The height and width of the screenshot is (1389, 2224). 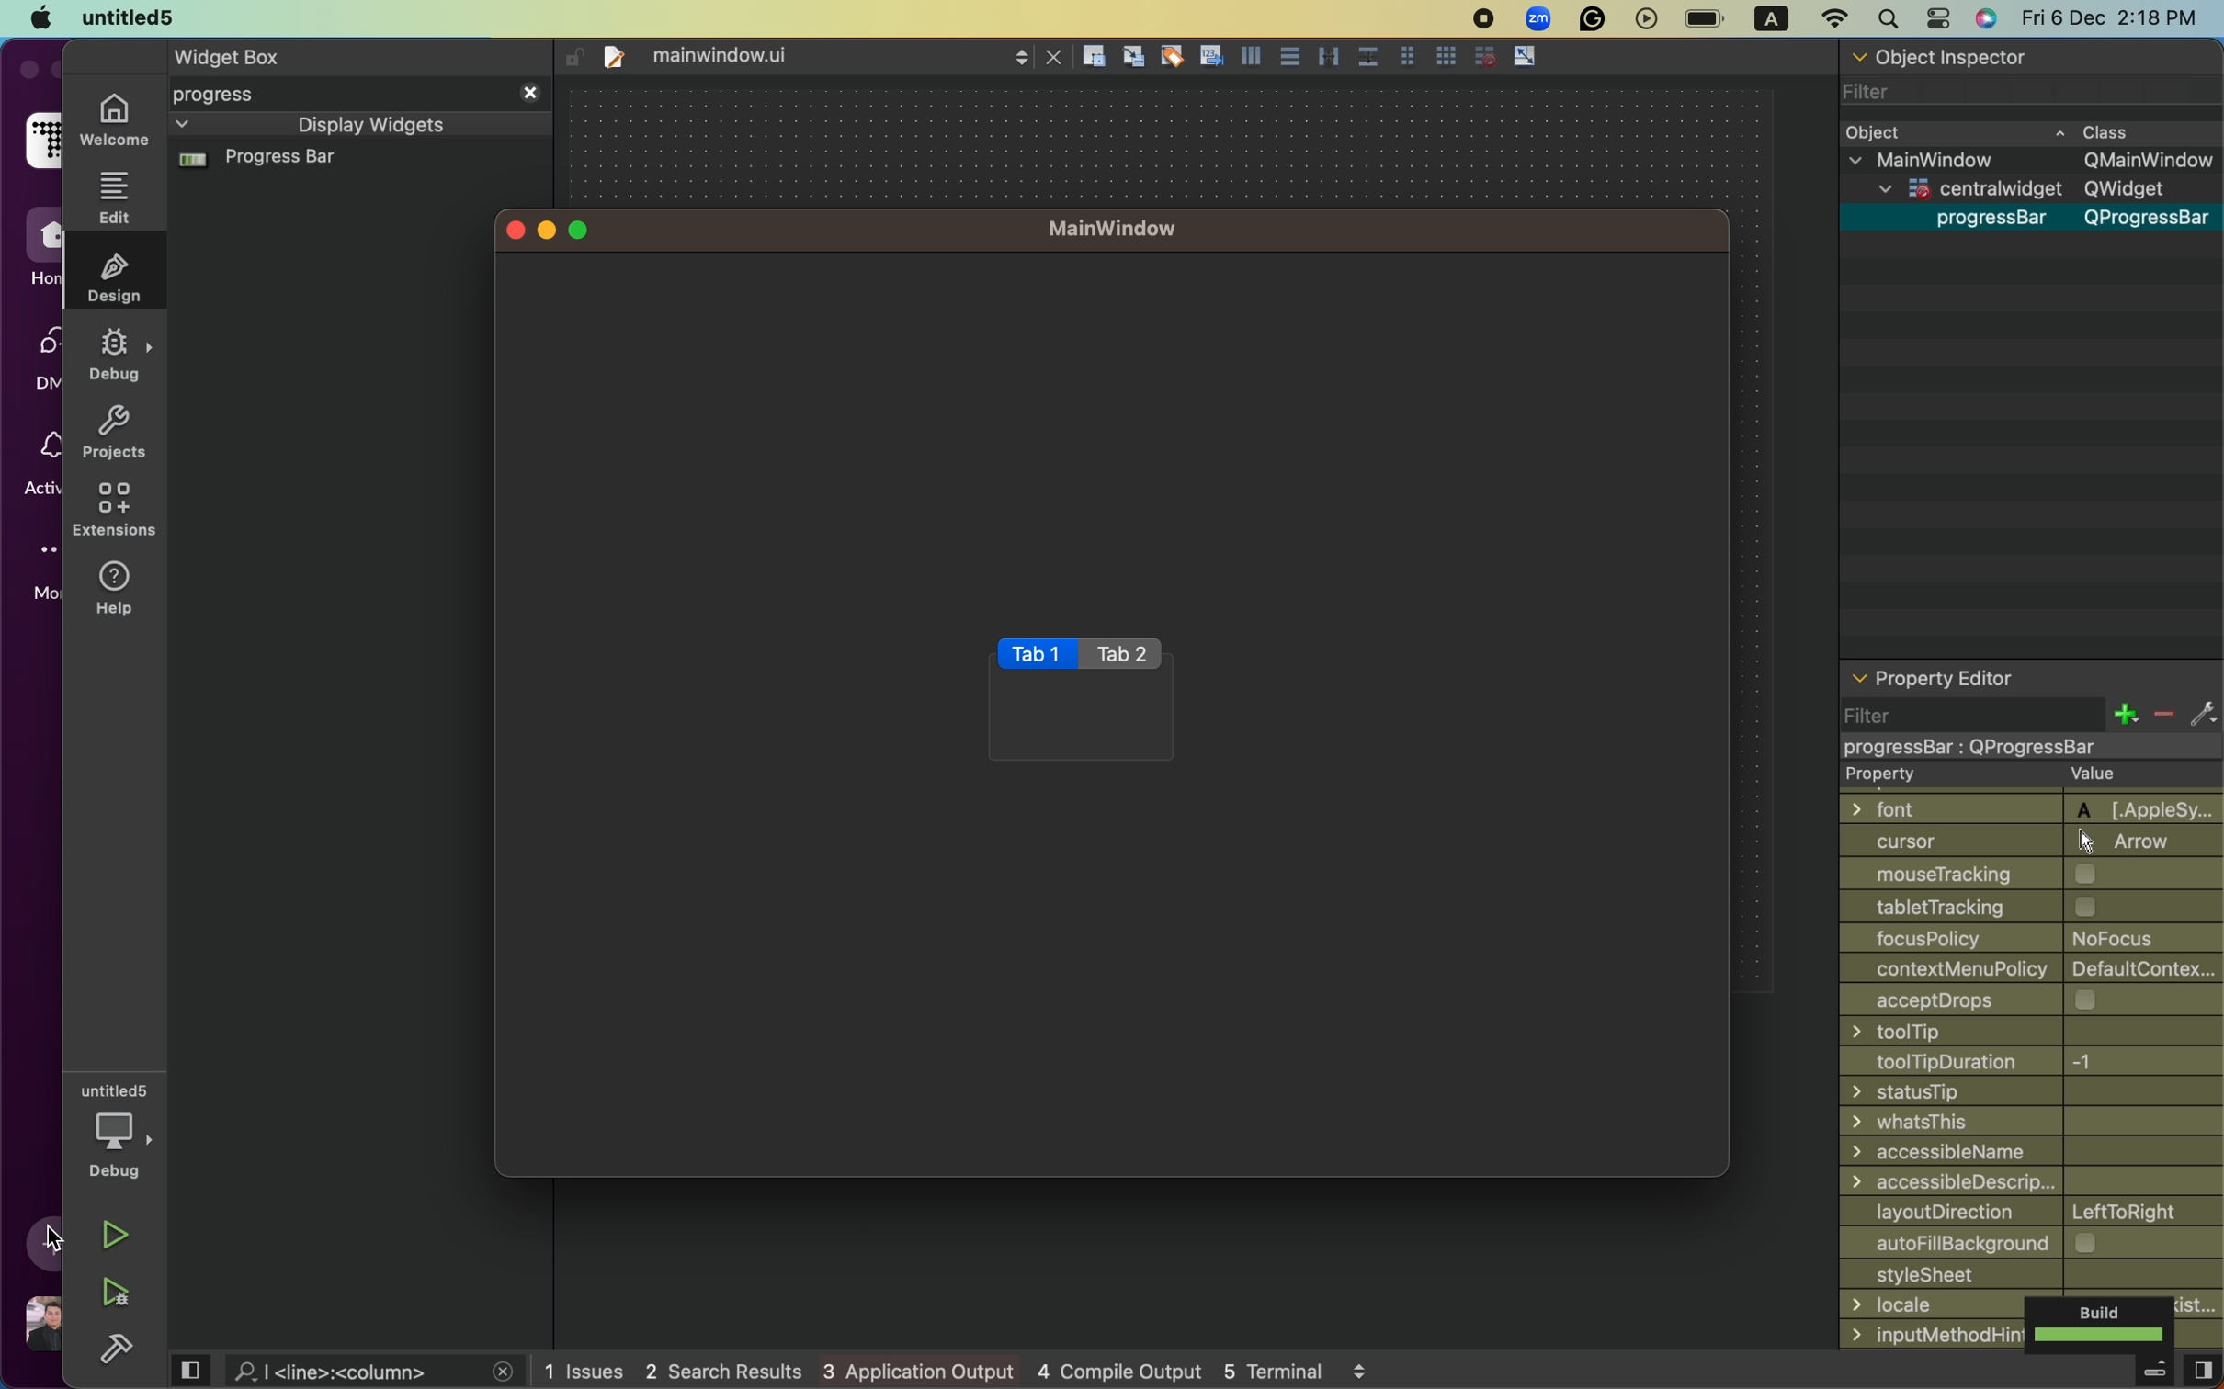 I want to click on accessible description, so click(x=2031, y=1185).